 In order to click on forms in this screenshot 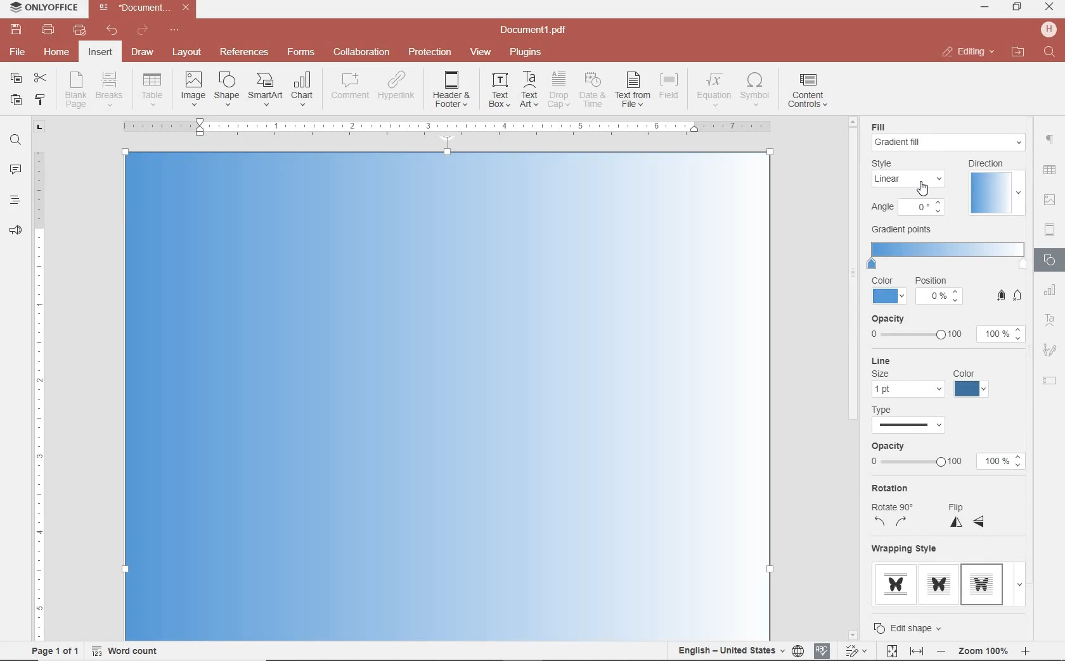, I will do `click(301, 52)`.